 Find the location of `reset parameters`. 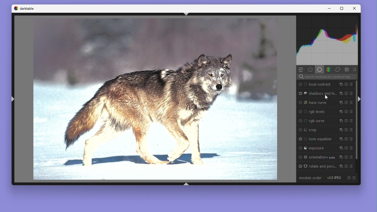

reset parameters is located at coordinates (346, 102).